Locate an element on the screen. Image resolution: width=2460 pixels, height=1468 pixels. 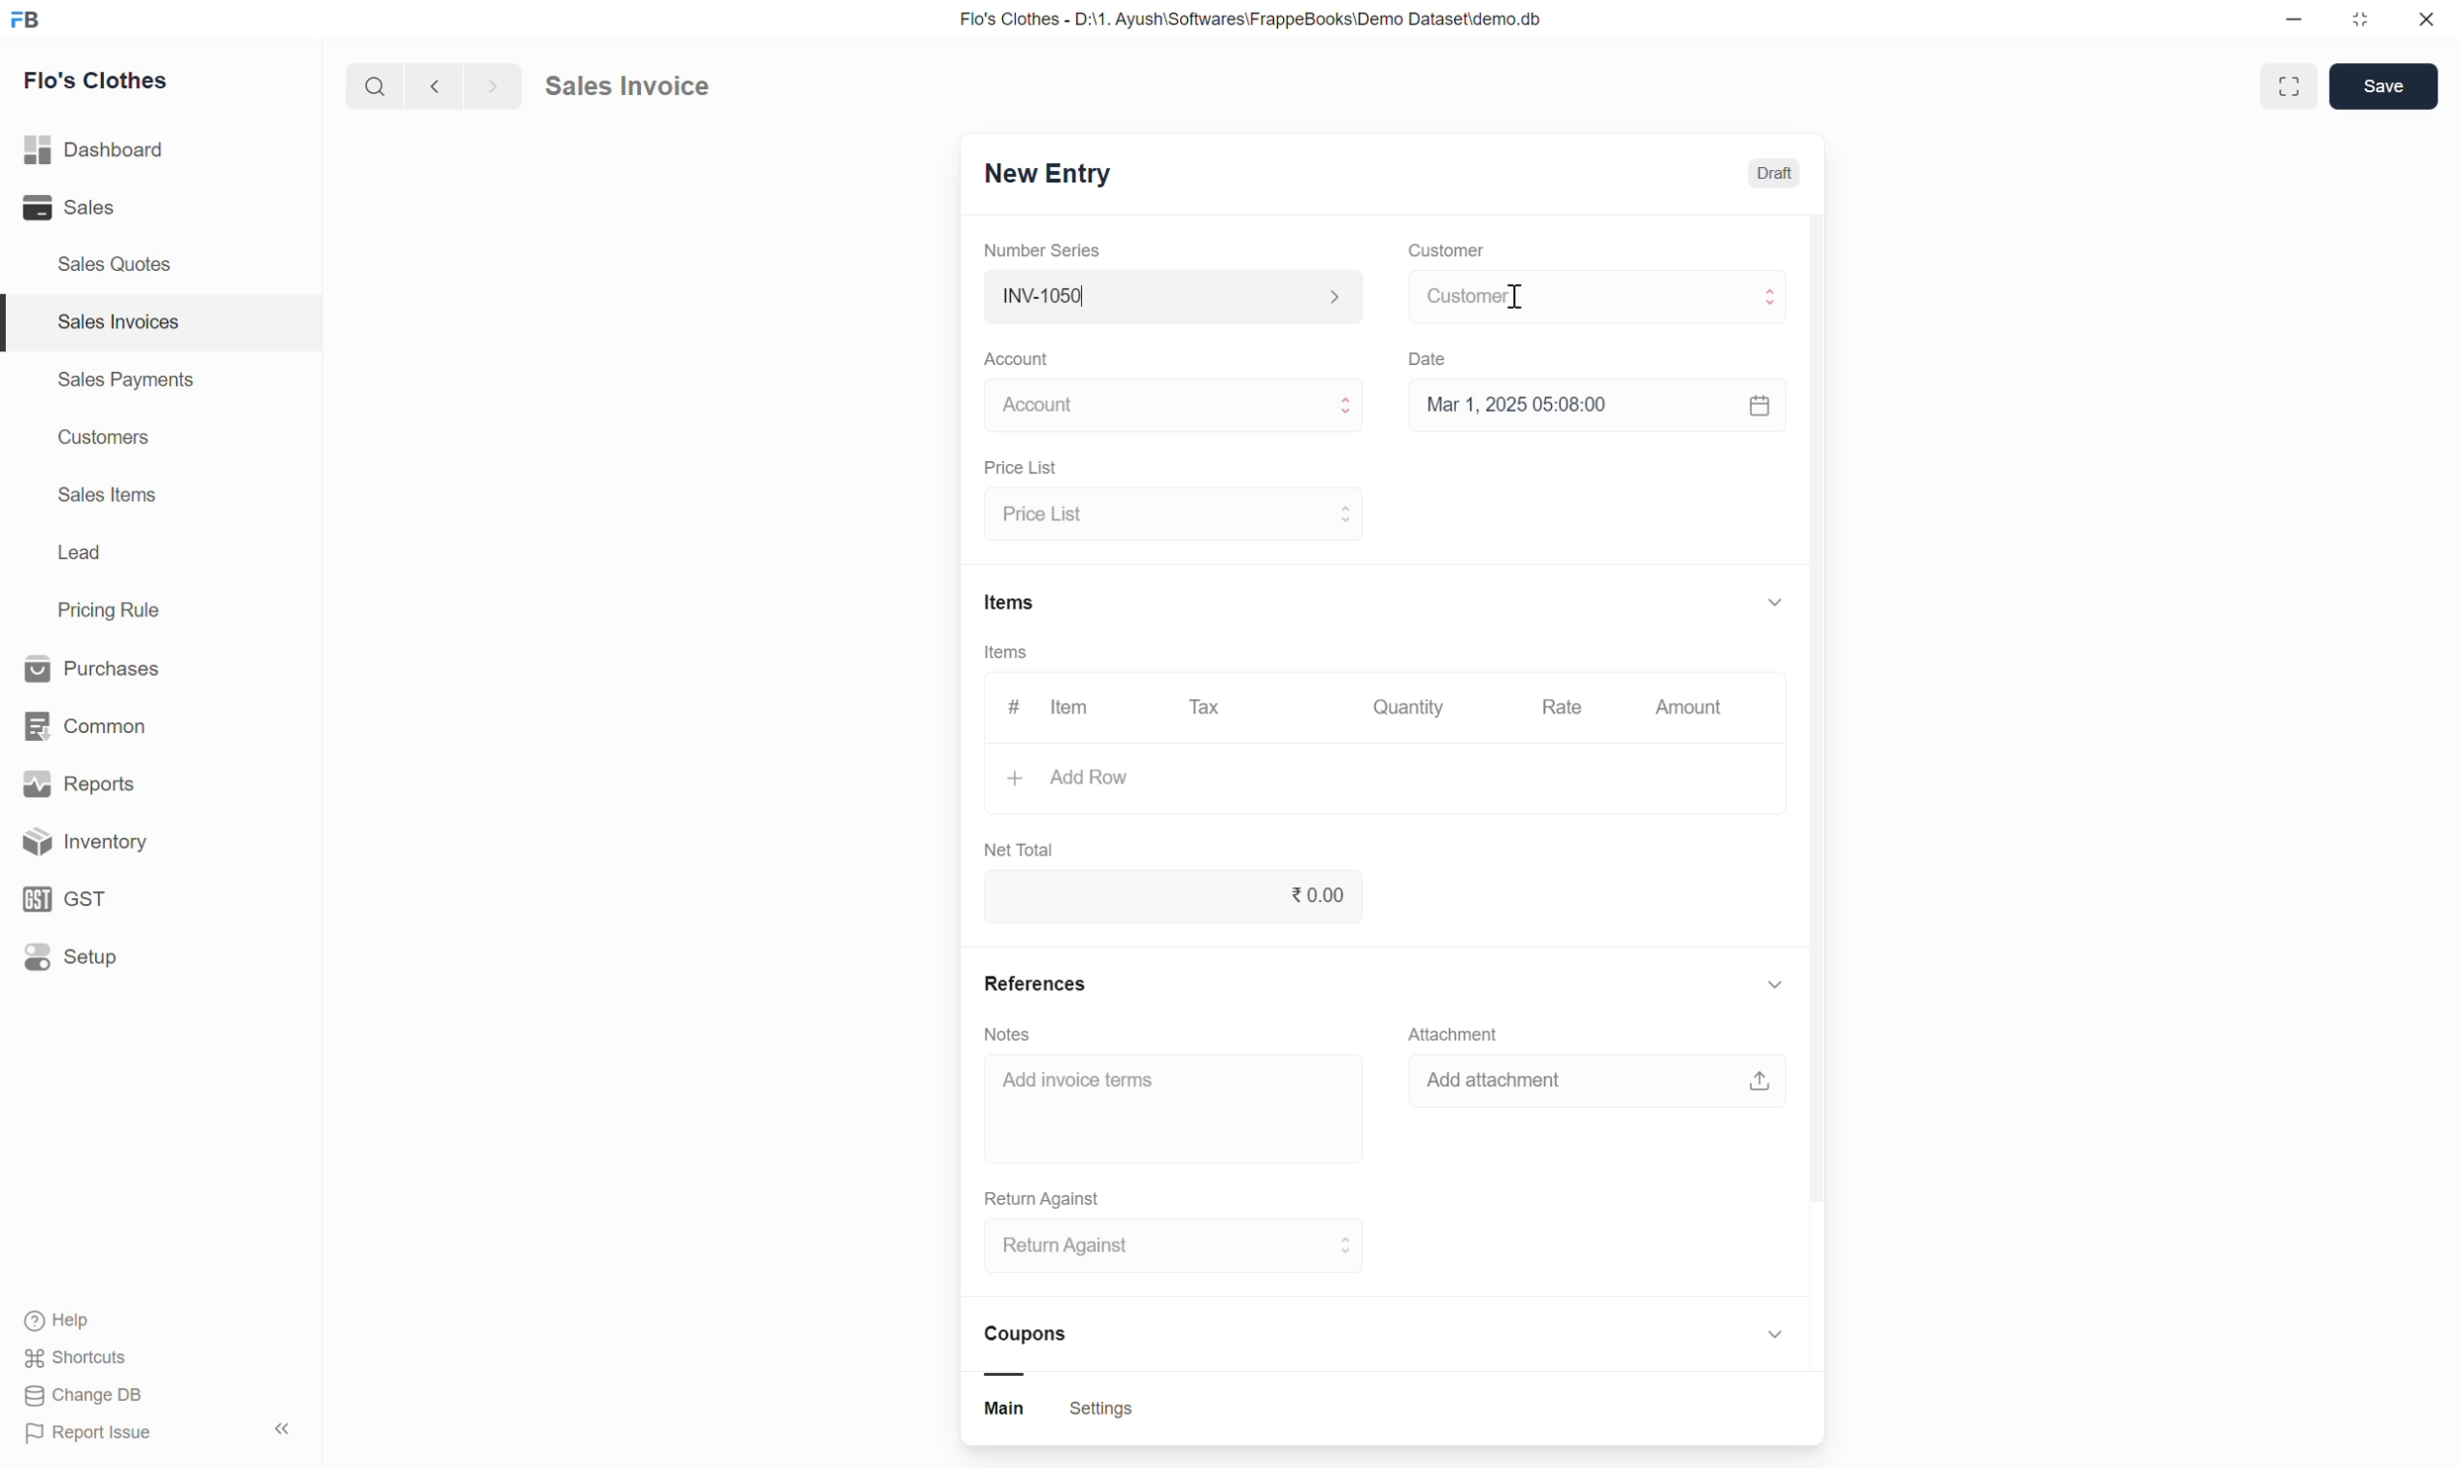
Item is located at coordinates (1072, 708).